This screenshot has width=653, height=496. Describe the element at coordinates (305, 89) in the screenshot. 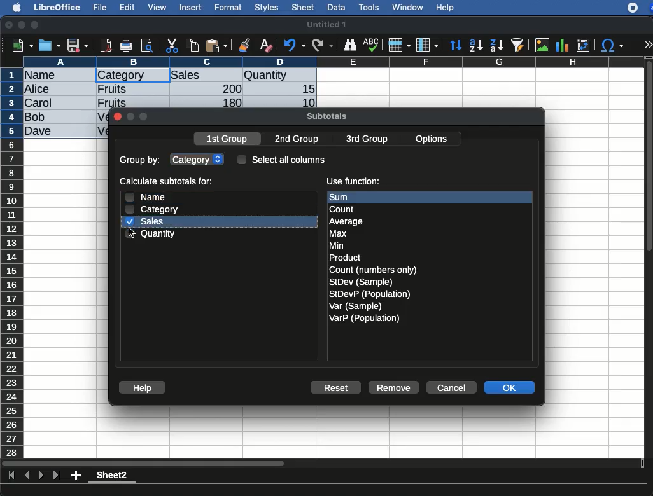

I see `15` at that location.